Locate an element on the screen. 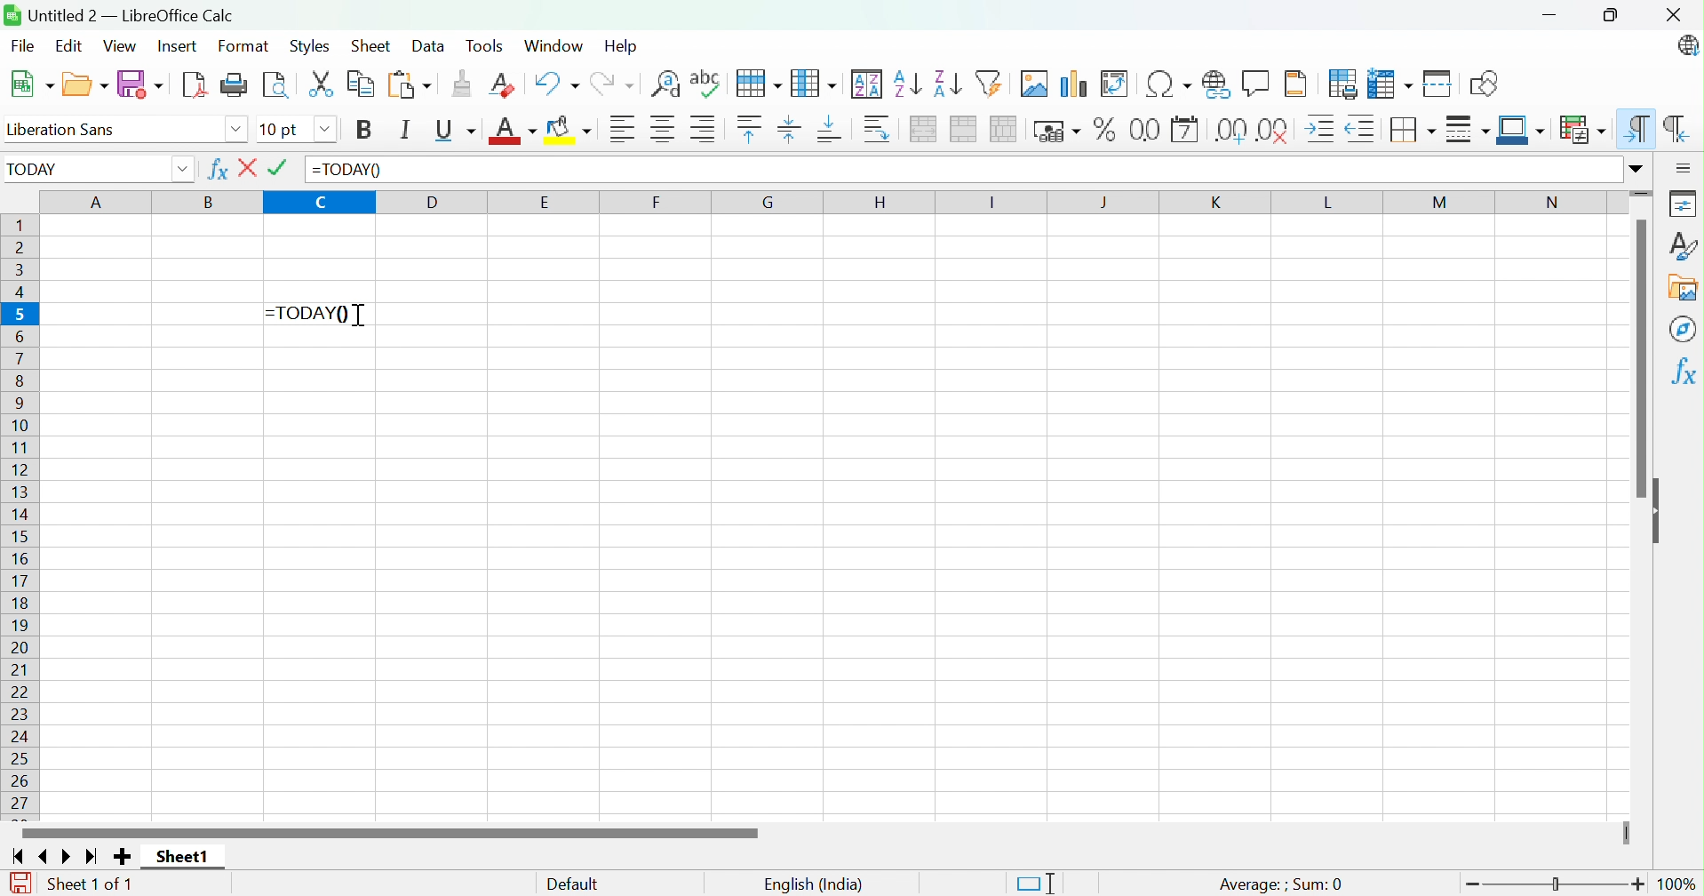 The height and width of the screenshot is (896, 1704). New is located at coordinates (33, 85).